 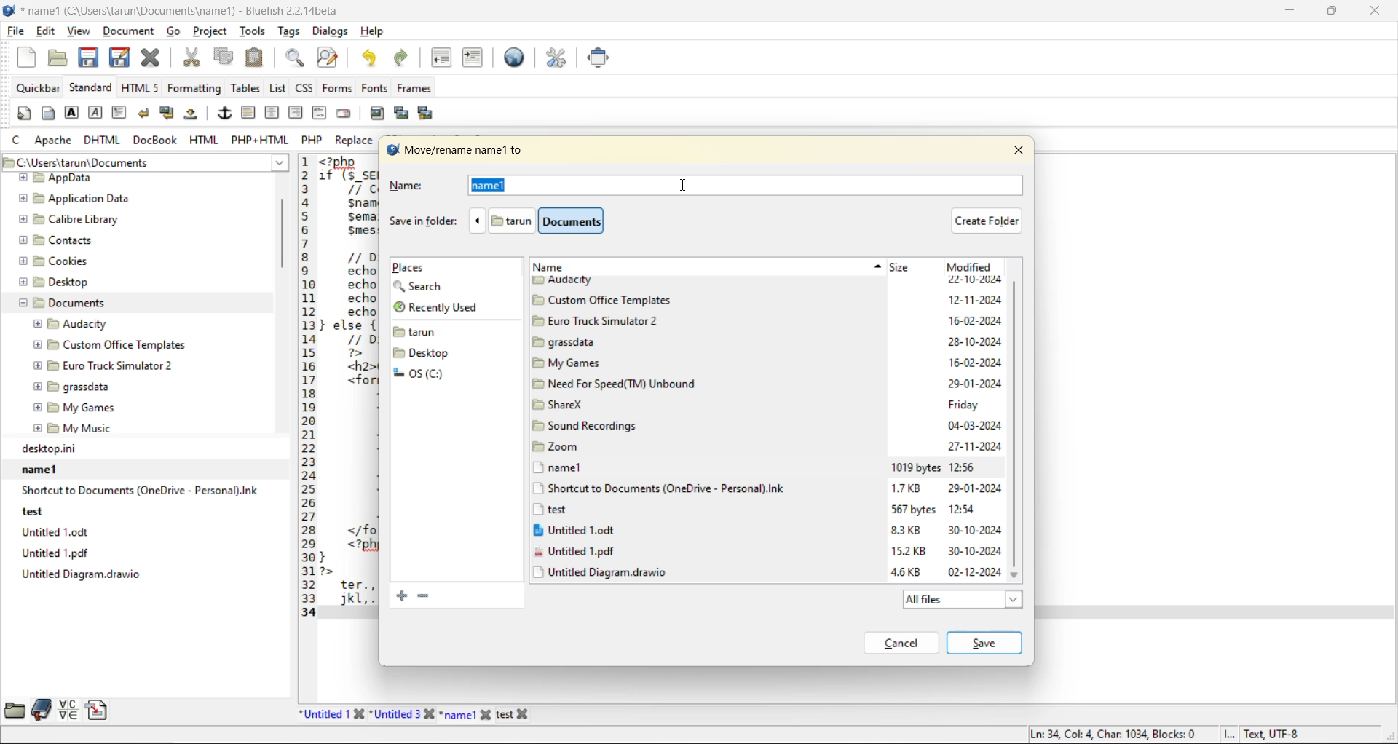 What do you see at coordinates (25, 114) in the screenshot?
I see `quickstart` at bounding box center [25, 114].